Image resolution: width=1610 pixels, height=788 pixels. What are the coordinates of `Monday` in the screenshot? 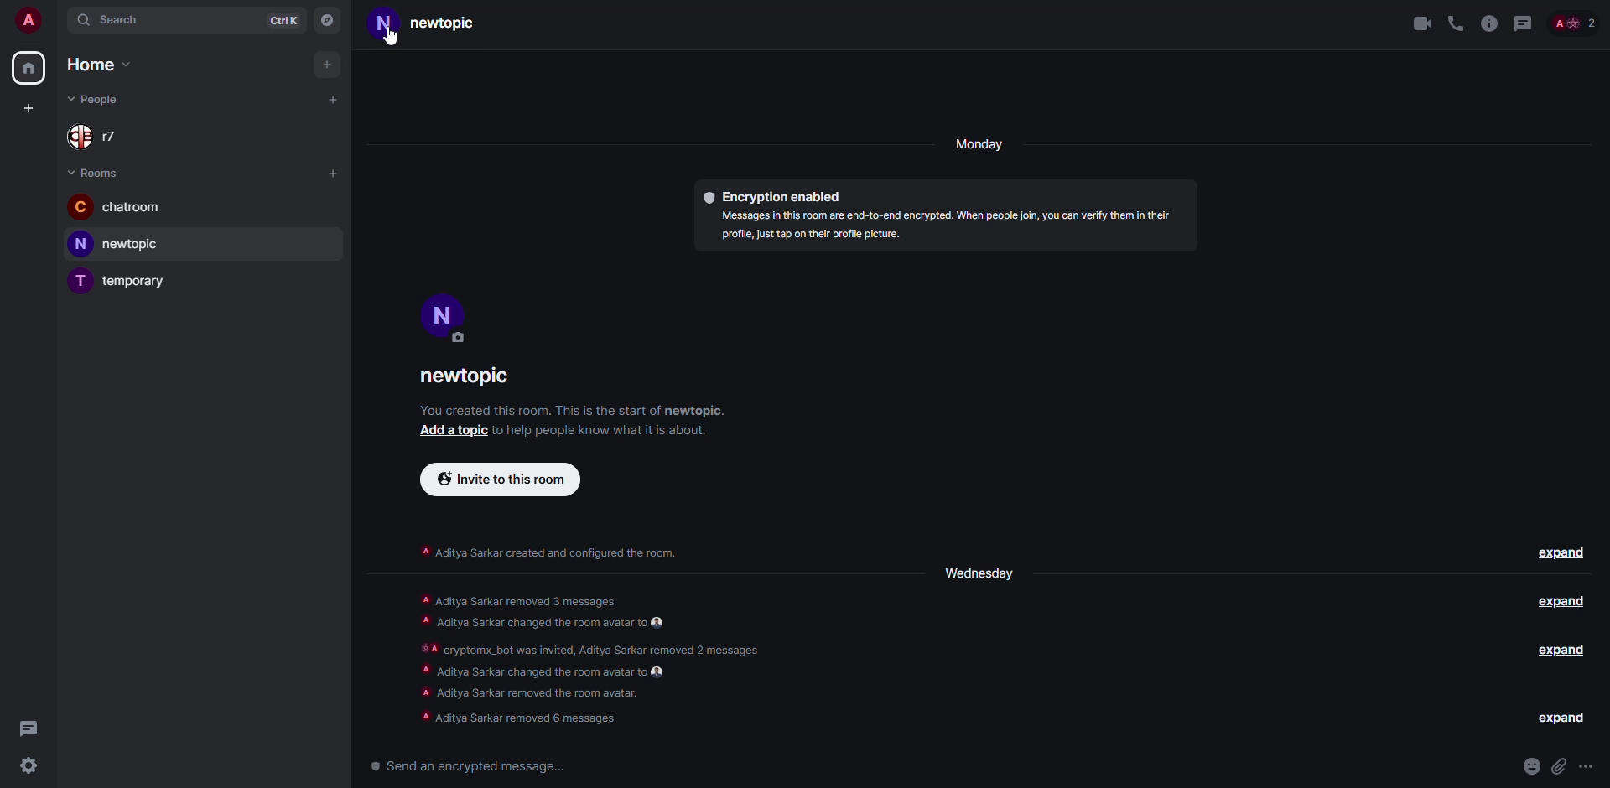 It's located at (979, 143).